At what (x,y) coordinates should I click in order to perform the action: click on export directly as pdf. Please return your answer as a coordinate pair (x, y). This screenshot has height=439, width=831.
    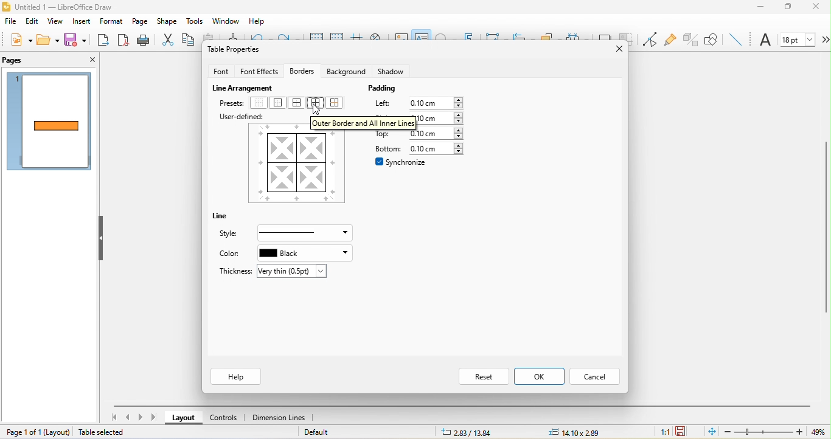
    Looking at the image, I should click on (123, 40).